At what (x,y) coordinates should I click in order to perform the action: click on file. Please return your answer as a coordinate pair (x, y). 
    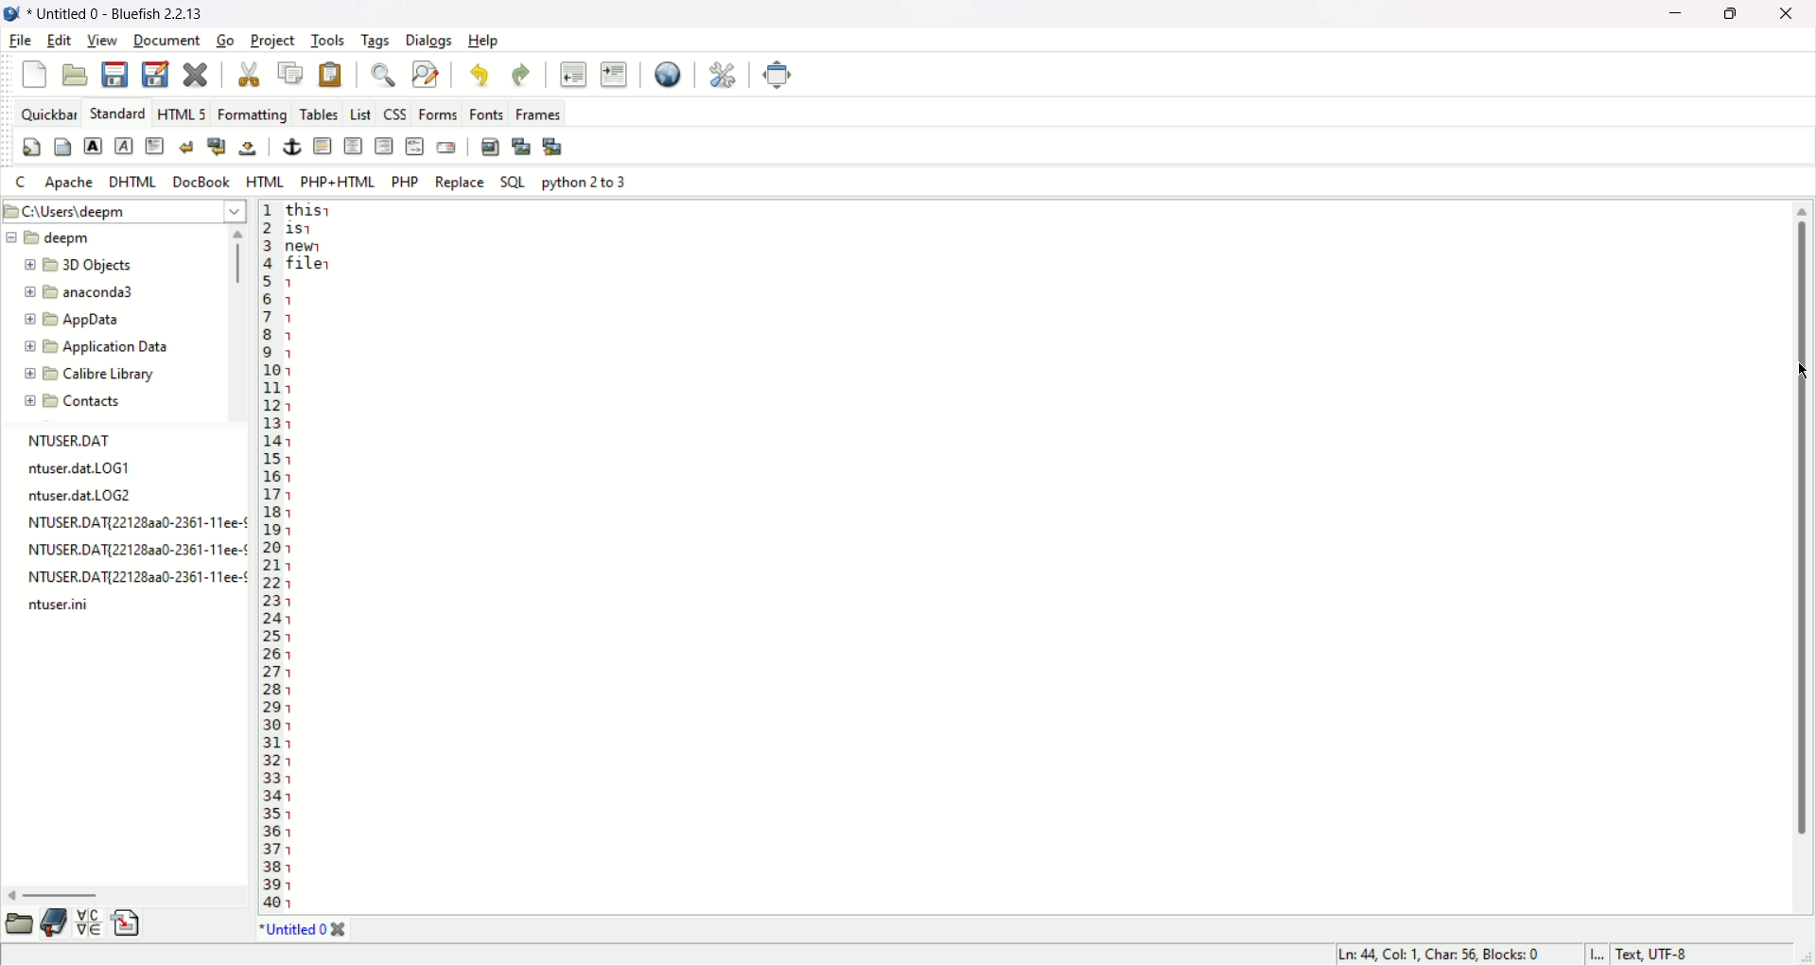
    Looking at the image, I should click on (19, 42).